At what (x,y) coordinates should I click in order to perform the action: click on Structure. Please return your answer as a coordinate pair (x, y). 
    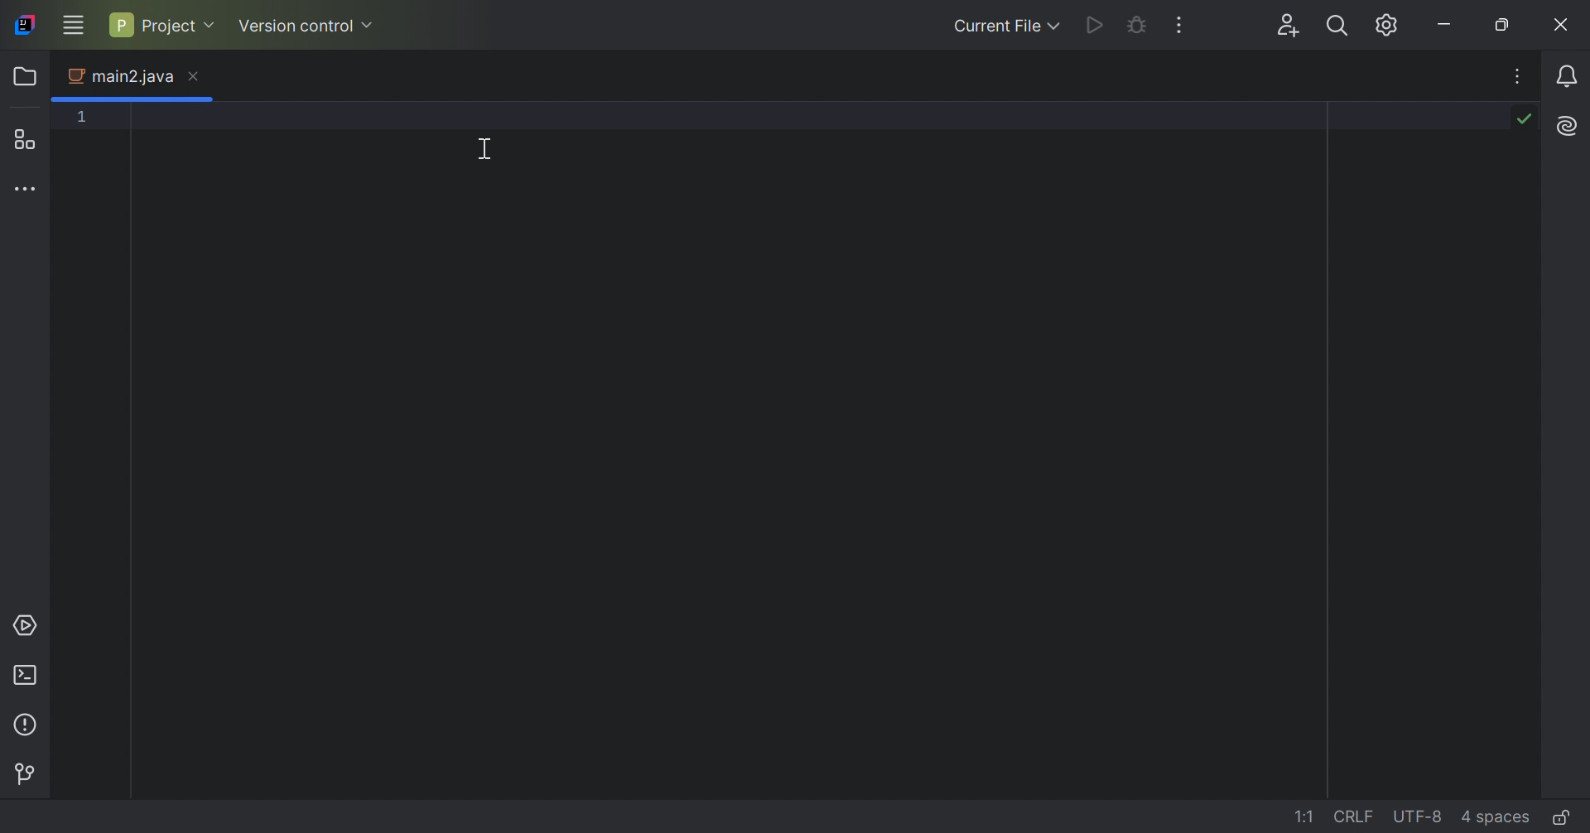
    Looking at the image, I should click on (24, 138).